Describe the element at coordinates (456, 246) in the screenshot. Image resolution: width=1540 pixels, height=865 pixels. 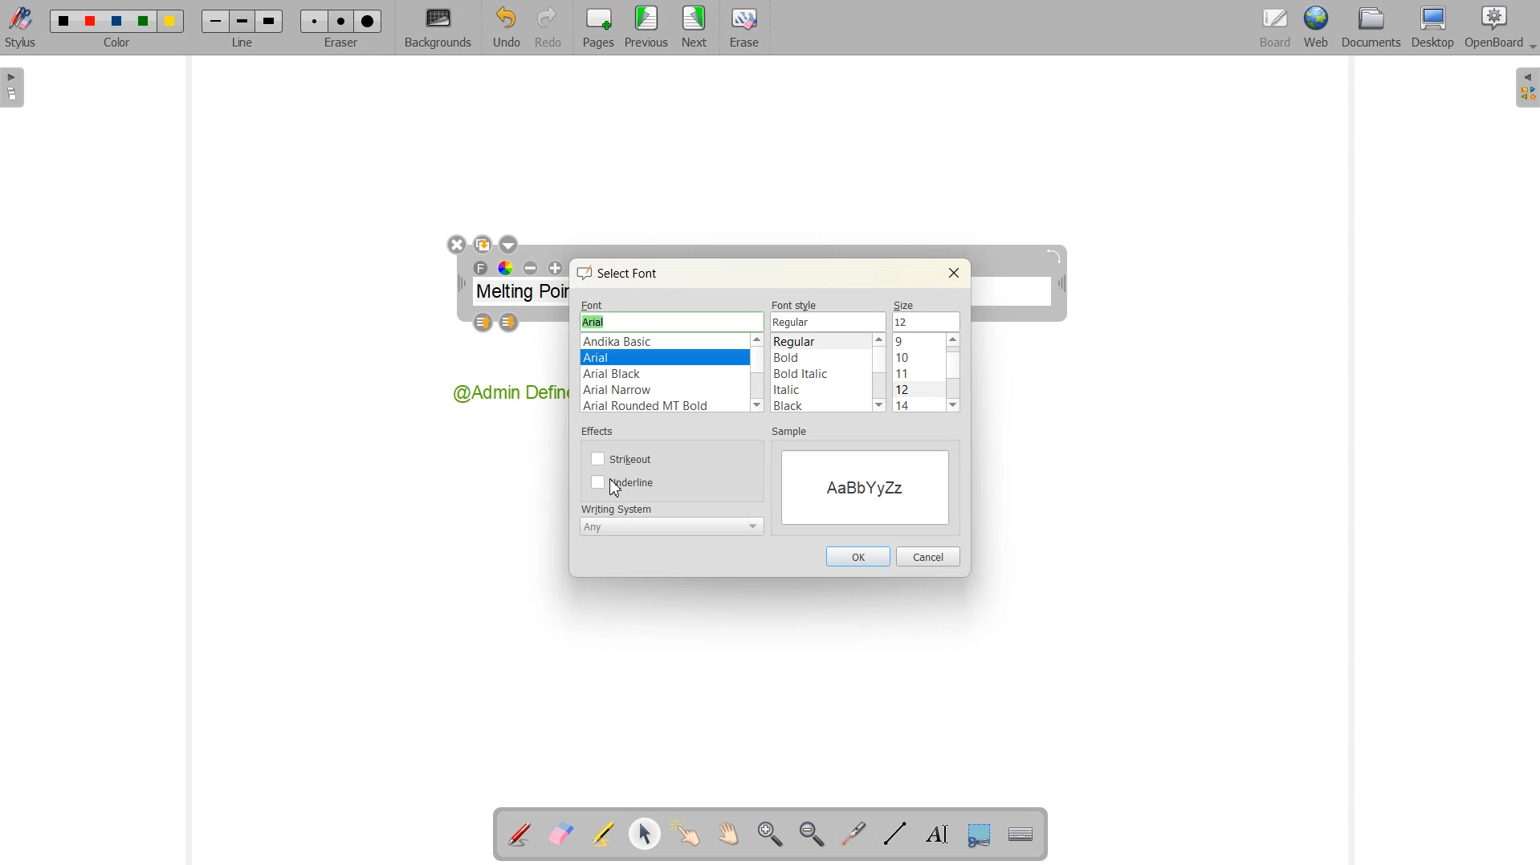
I see `Close` at that location.